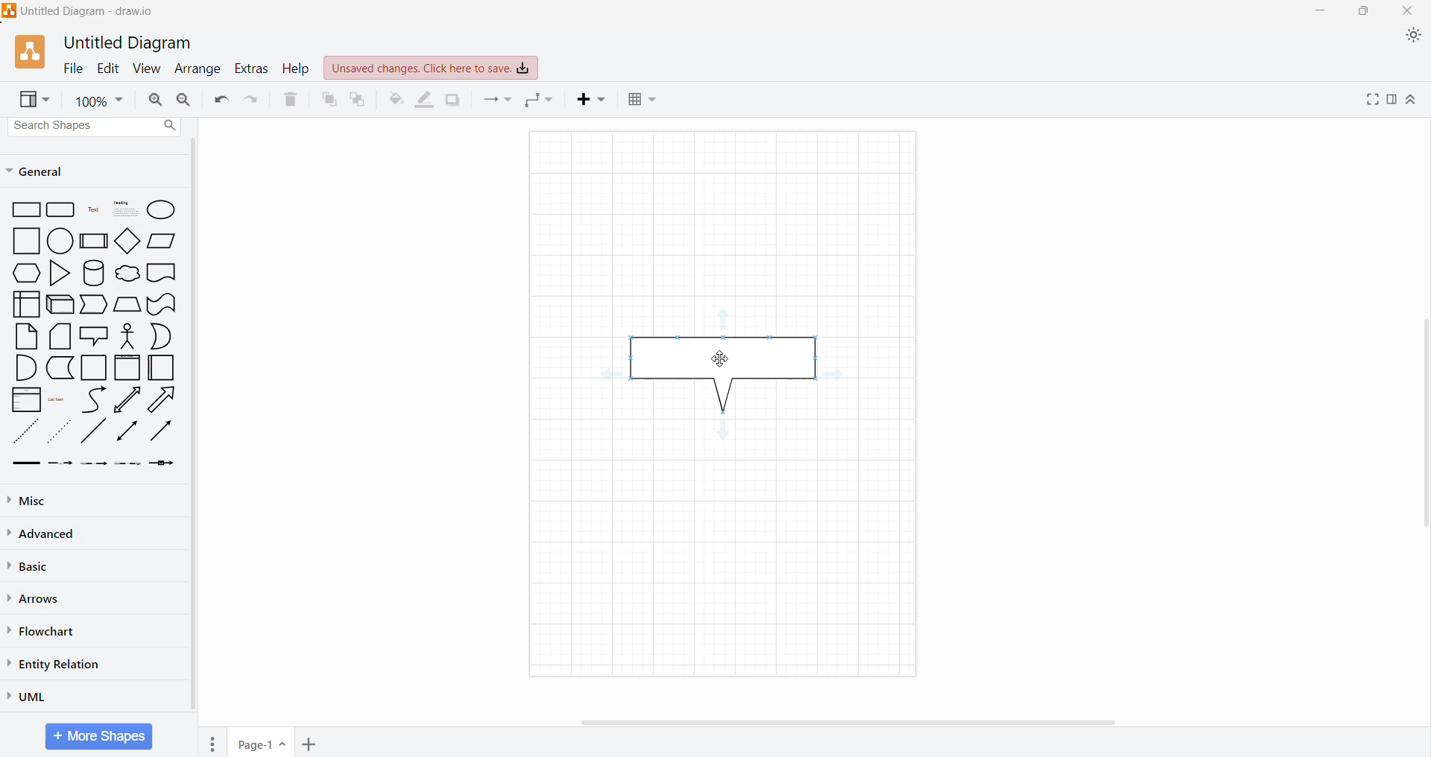  What do you see at coordinates (37, 598) in the screenshot?
I see `Arrows` at bounding box center [37, 598].